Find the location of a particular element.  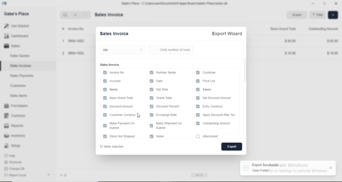

Reports is located at coordinates (14, 125).